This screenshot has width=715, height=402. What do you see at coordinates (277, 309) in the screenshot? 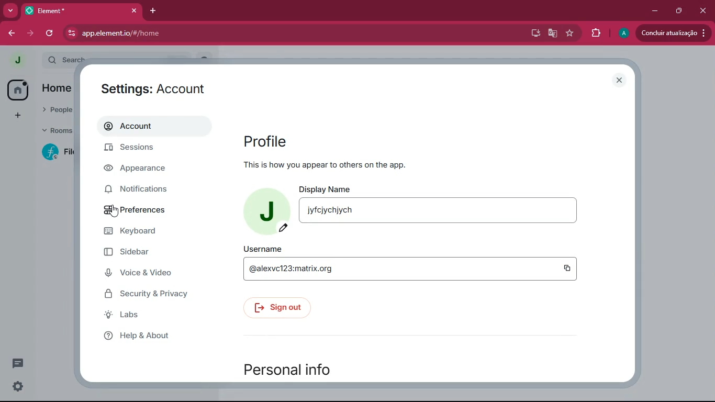
I see `sign out` at bounding box center [277, 309].